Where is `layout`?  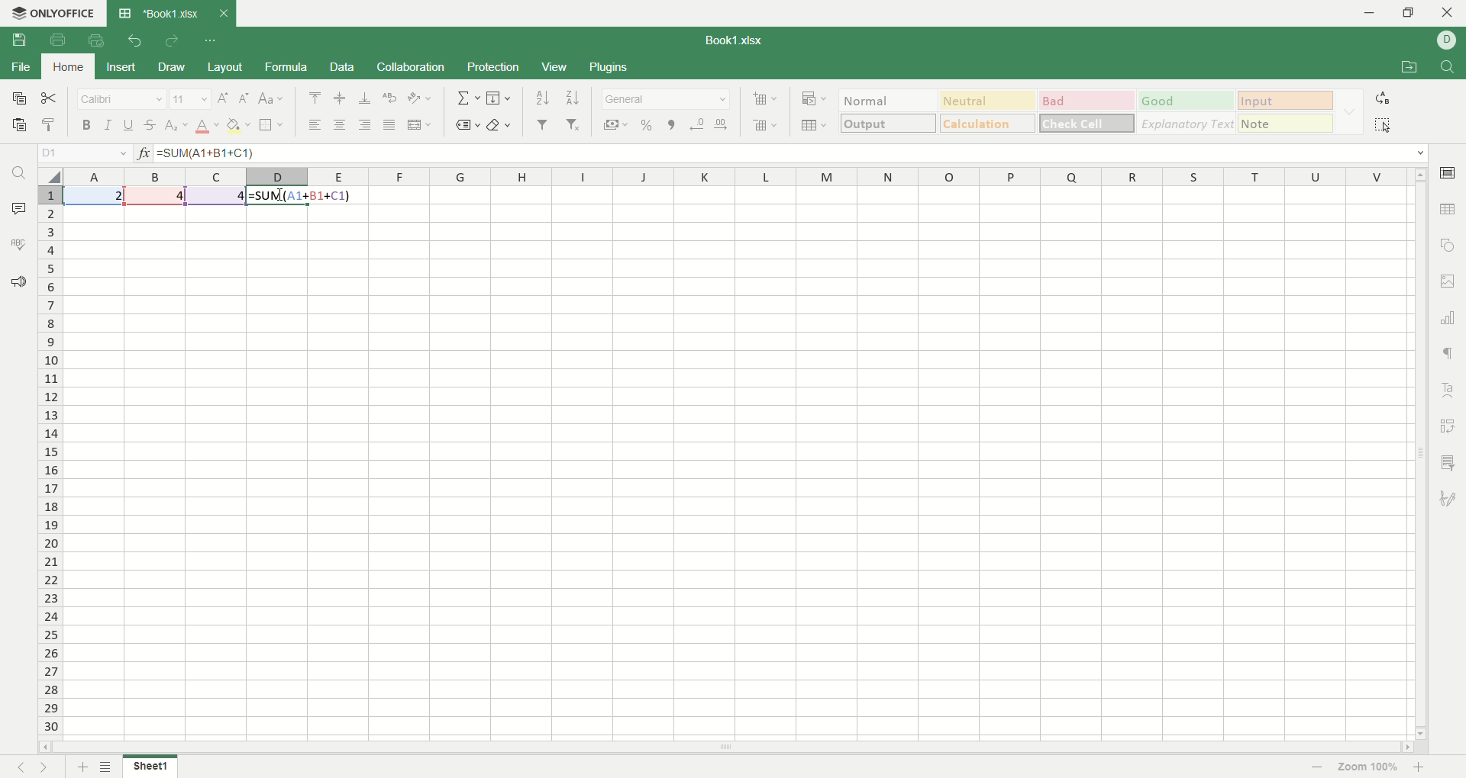 layout is located at coordinates (226, 66).